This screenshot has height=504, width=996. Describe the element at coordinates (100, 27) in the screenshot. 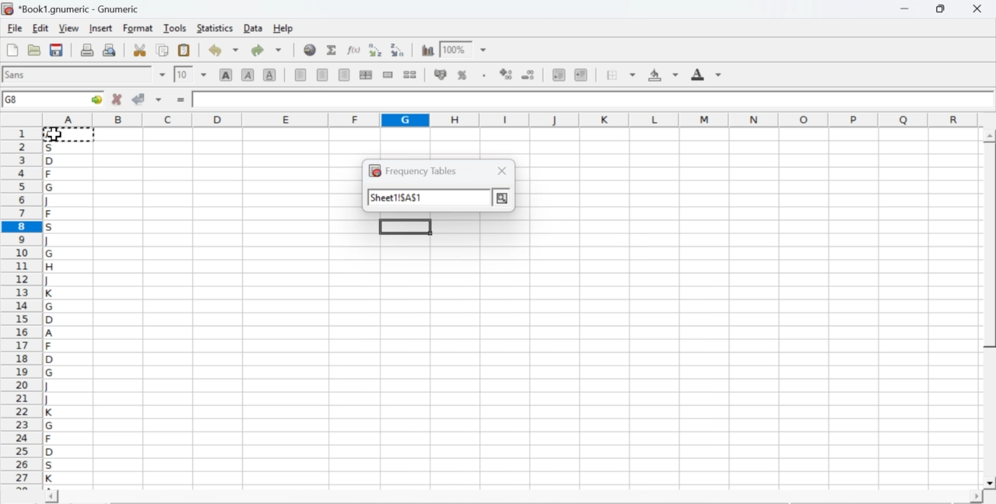

I see `insert` at that location.